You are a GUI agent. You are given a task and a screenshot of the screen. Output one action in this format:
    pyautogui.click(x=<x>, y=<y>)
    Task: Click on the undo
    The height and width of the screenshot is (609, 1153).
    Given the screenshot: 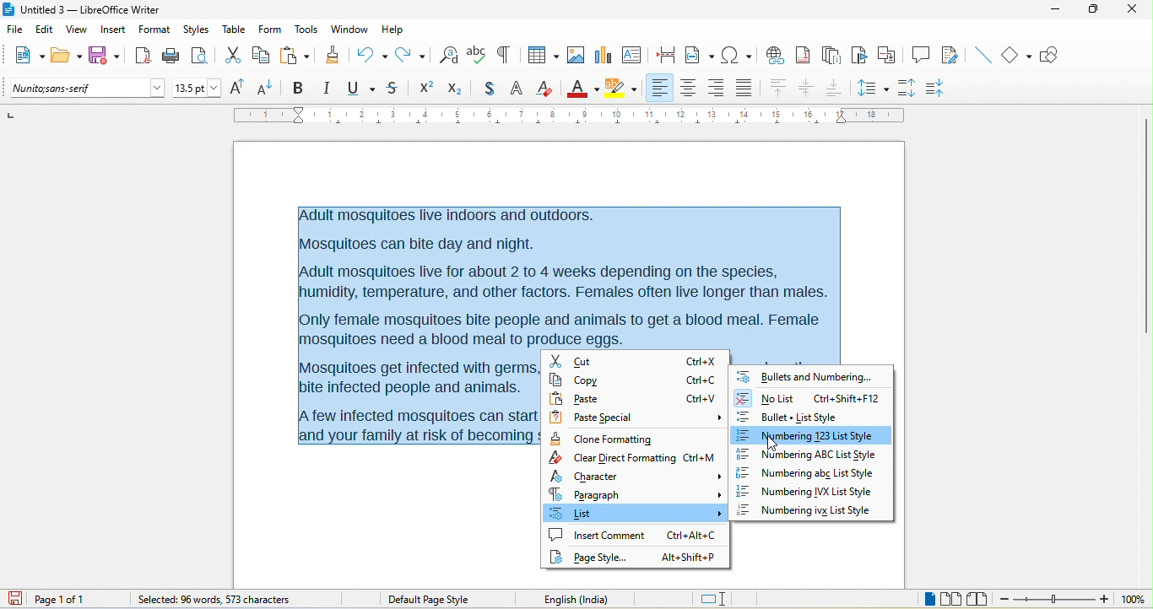 What is the action you would take?
    pyautogui.click(x=372, y=53)
    